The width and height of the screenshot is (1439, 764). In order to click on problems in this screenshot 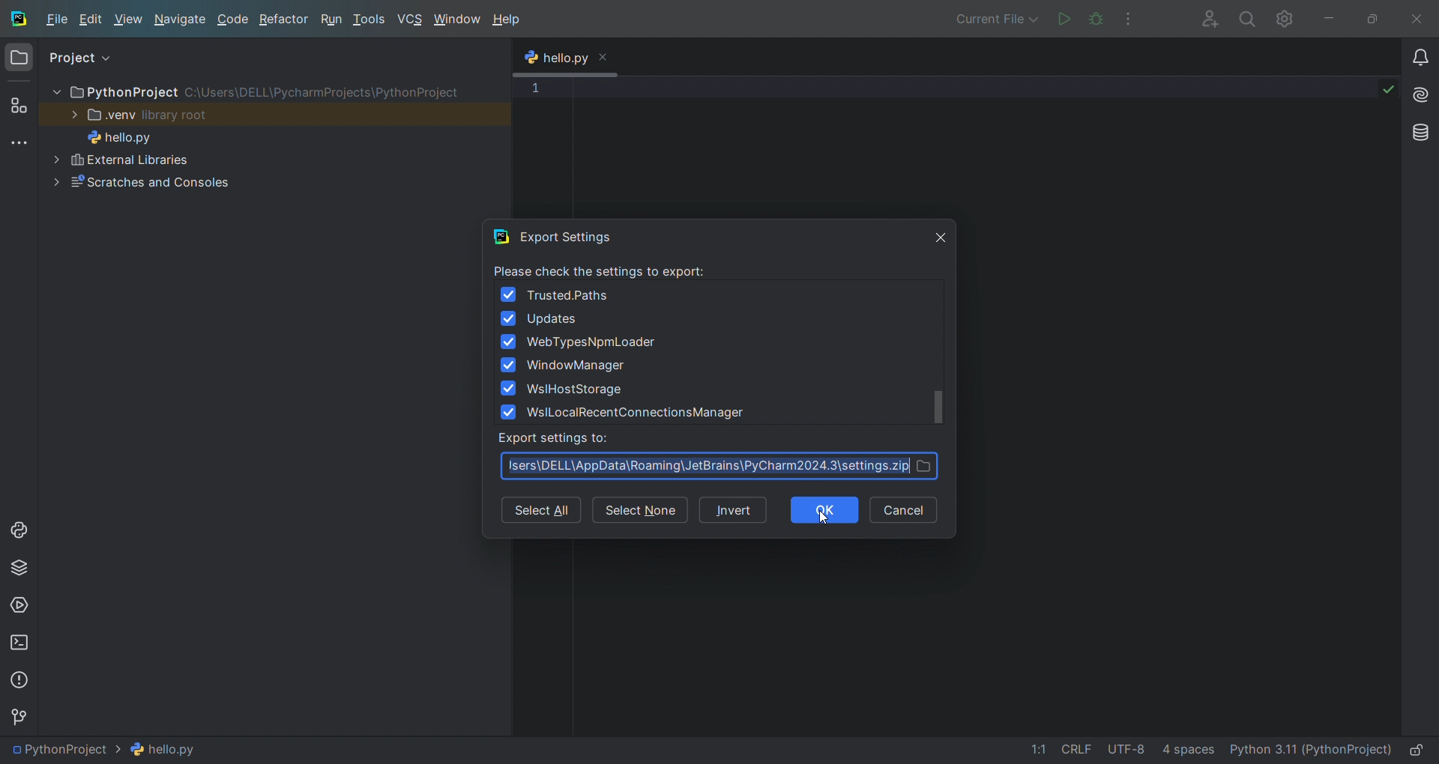, I will do `click(19, 682)`.